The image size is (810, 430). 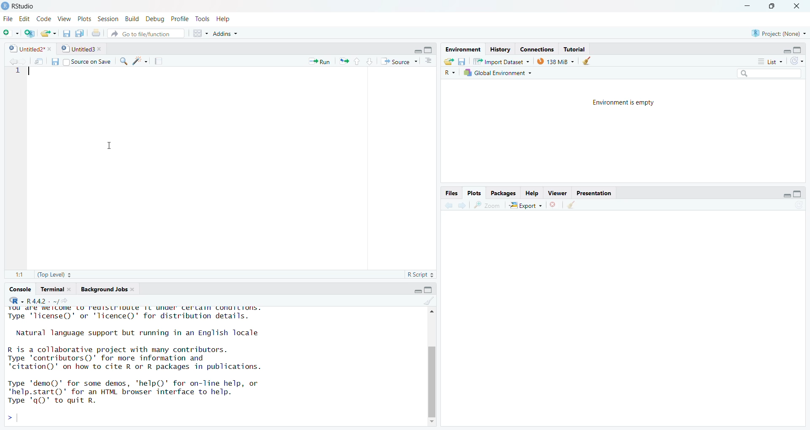 I want to click on 1:1, so click(x=14, y=275).